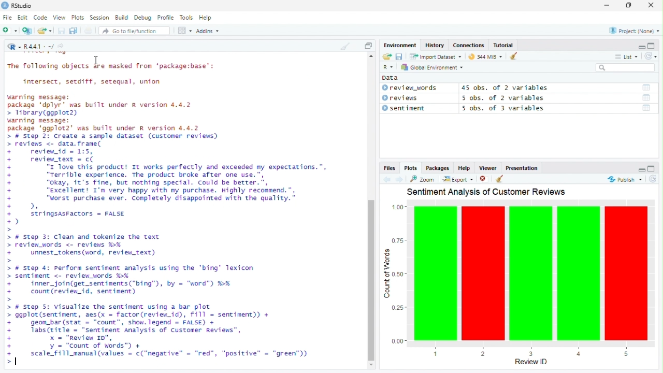 The image size is (663, 373). Describe the element at coordinates (422, 179) in the screenshot. I see `Zoom` at that location.